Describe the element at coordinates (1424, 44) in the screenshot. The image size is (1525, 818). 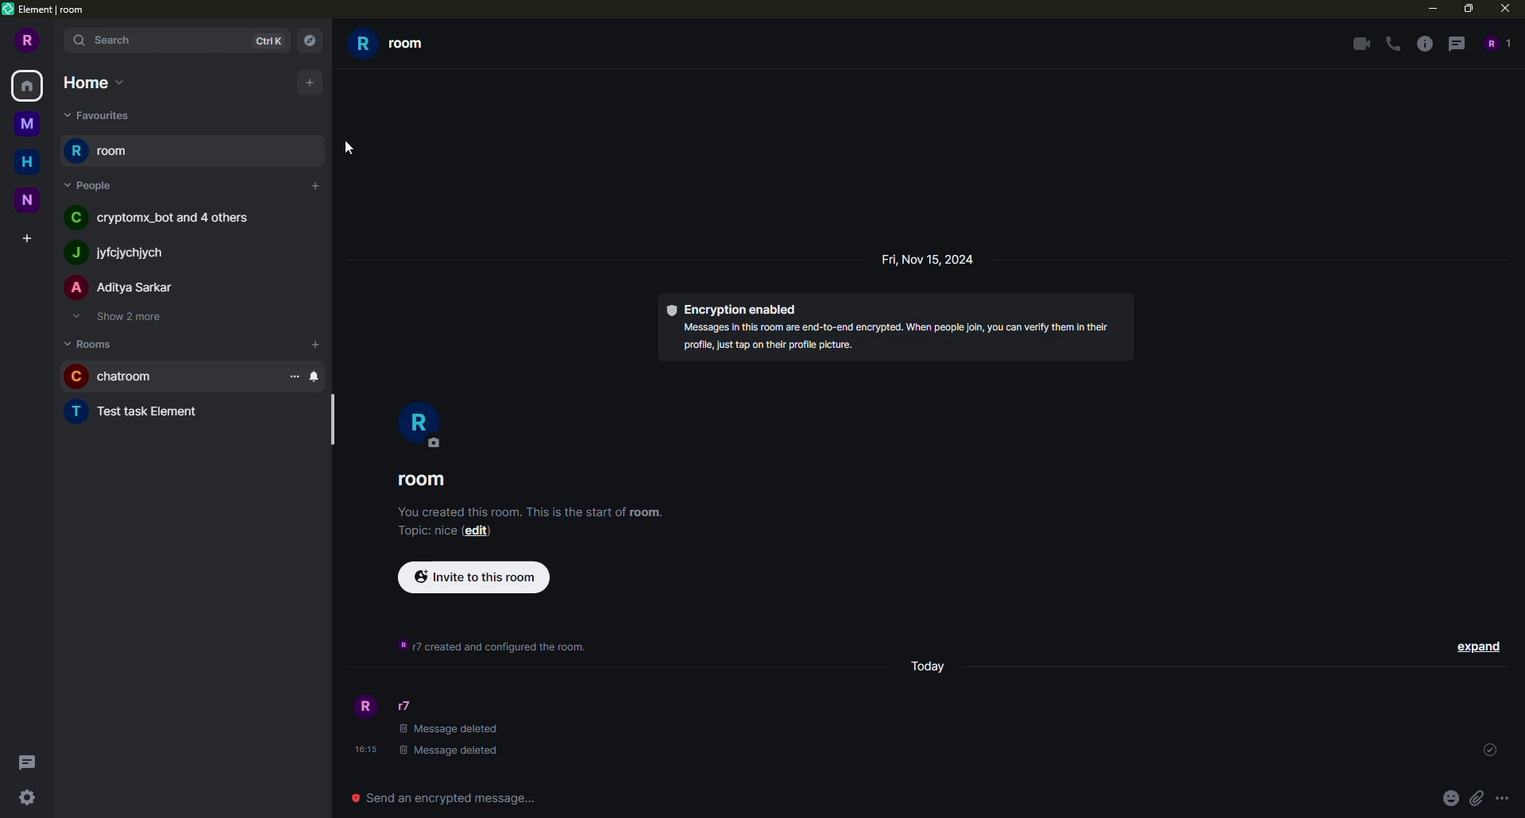
I see `info` at that location.